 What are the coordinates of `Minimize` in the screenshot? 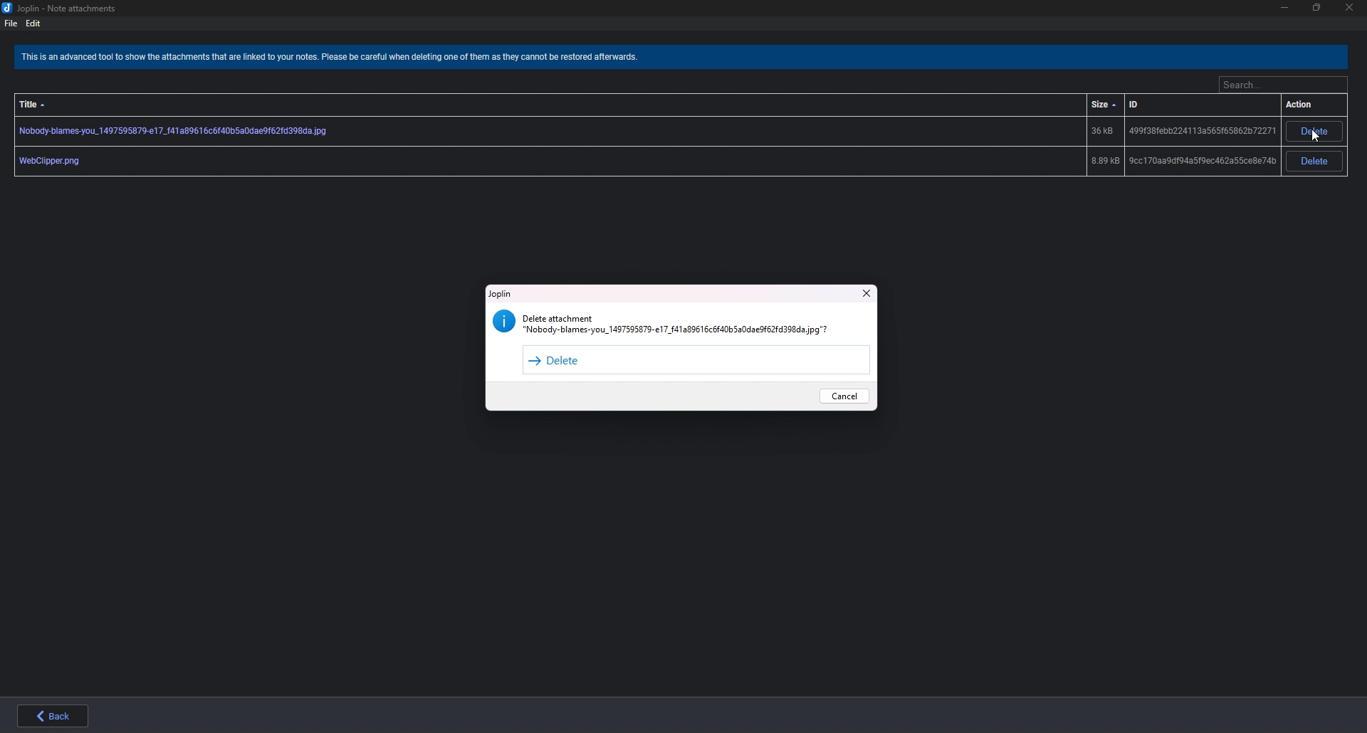 It's located at (1284, 8).